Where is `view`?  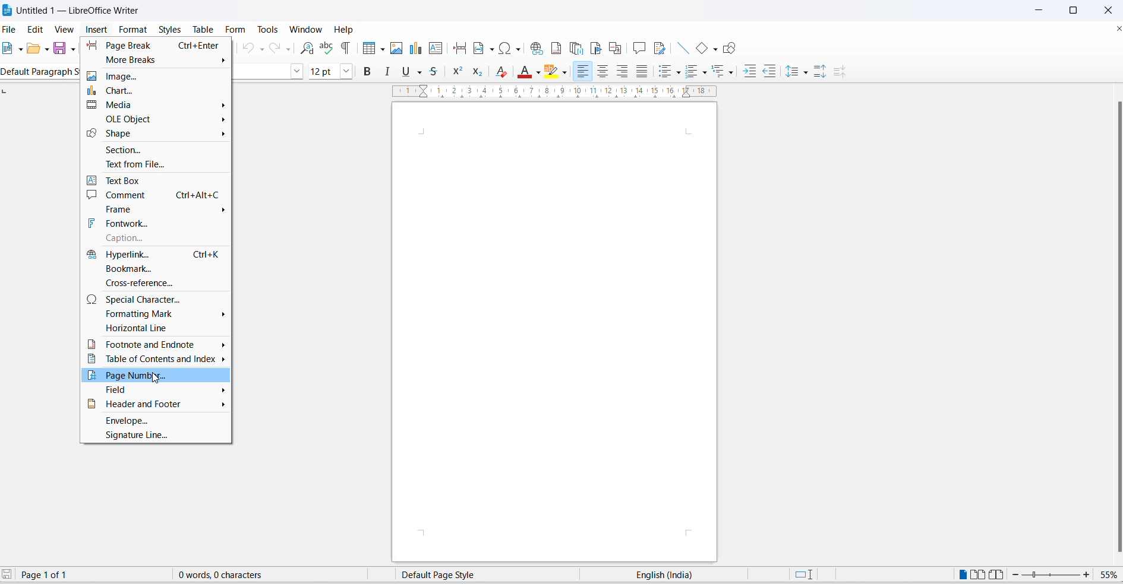 view is located at coordinates (65, 28).